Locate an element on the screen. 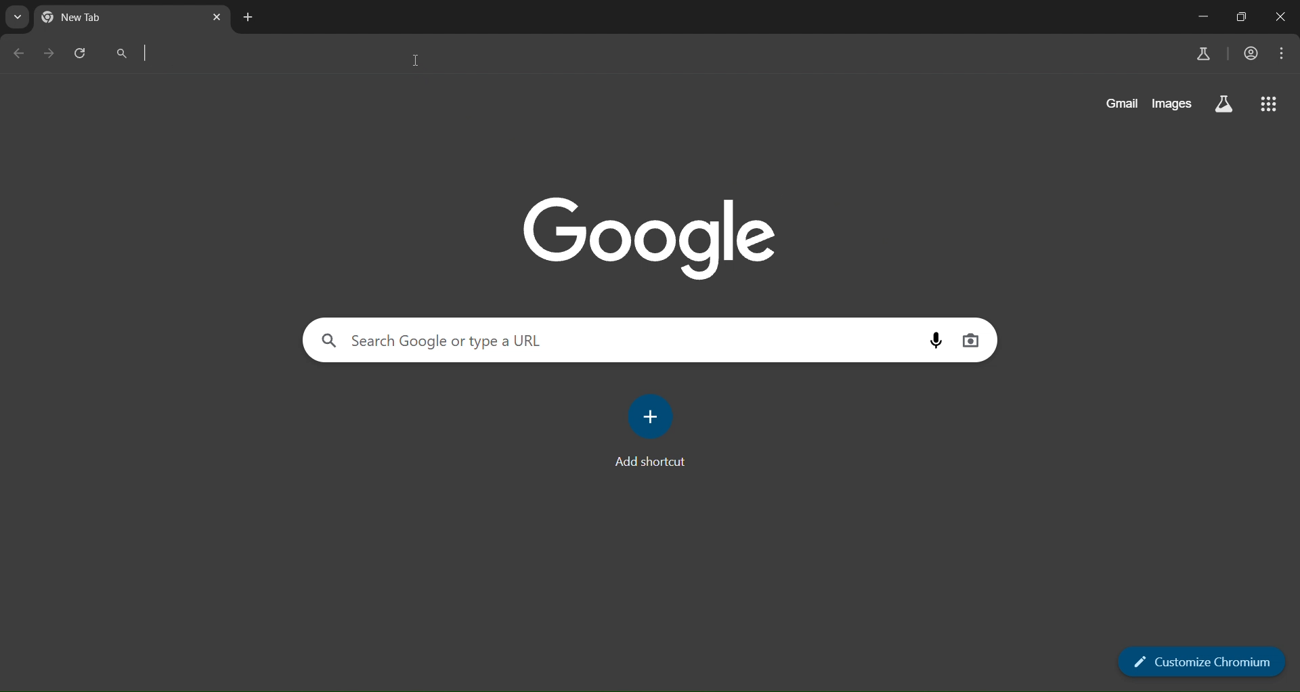 This screenshot has height=692, width=1300. restore down is located at coordinates (1244, 18).